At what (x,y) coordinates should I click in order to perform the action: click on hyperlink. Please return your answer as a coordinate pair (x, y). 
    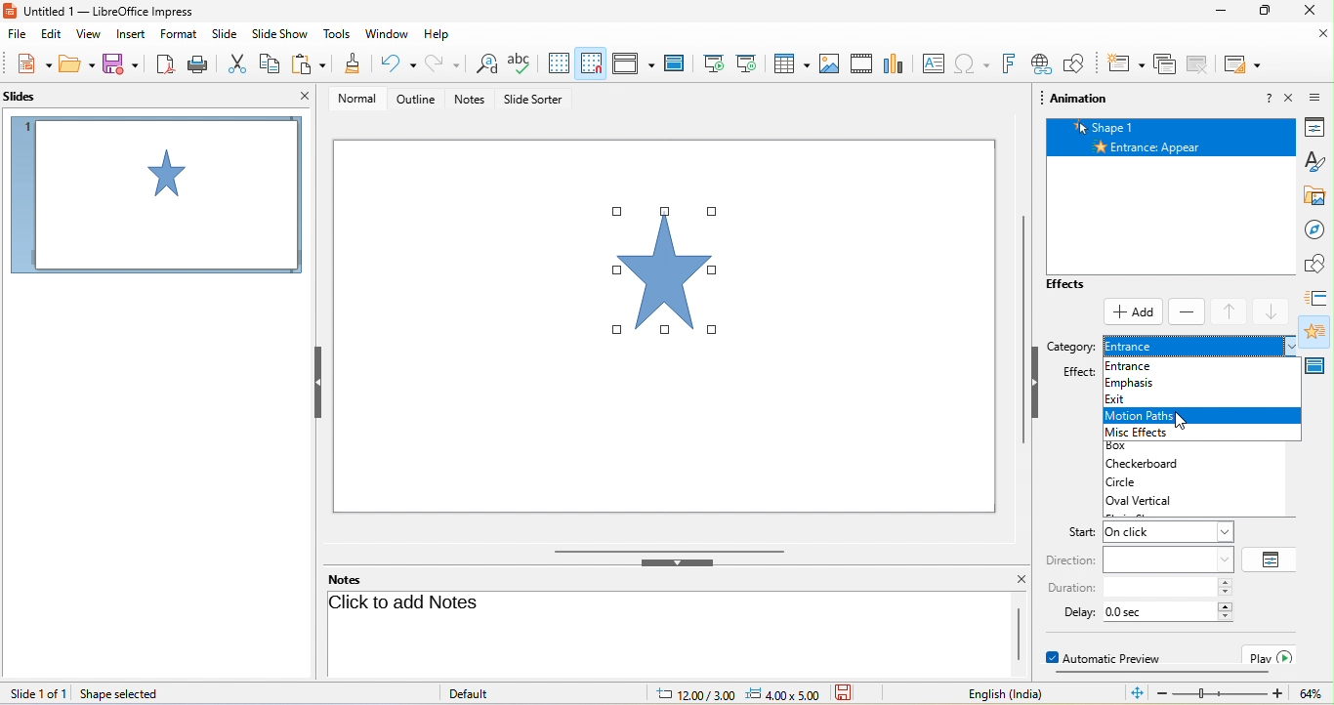
    Looking at the image, I should click on (1041, 63).